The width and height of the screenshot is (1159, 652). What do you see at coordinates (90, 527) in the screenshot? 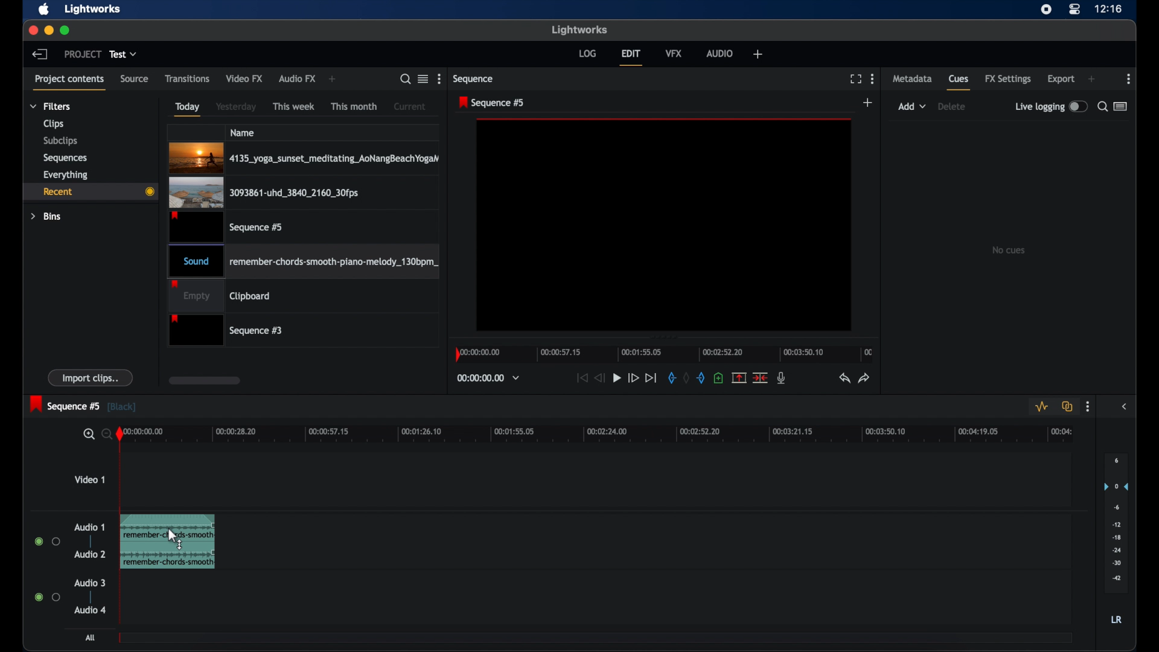
I see `audio 1` at bounding box center [90, 527].